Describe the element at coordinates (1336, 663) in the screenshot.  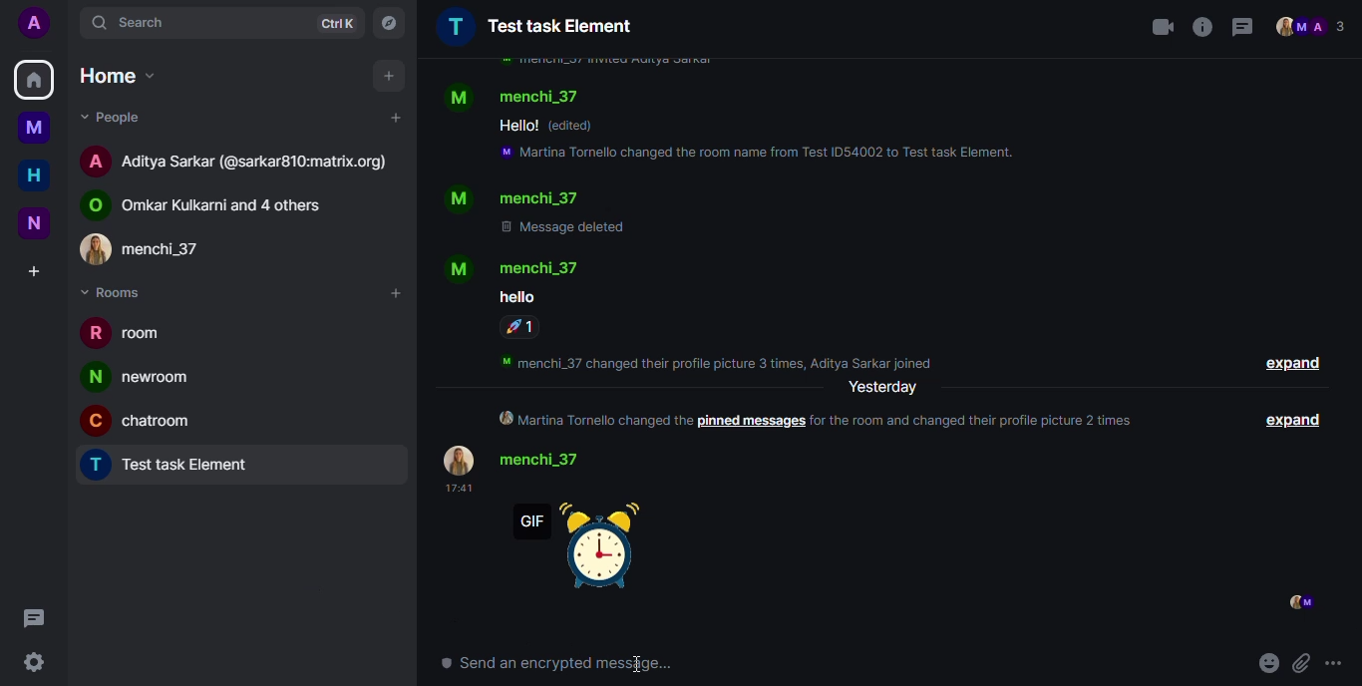
I see `more` at that location.